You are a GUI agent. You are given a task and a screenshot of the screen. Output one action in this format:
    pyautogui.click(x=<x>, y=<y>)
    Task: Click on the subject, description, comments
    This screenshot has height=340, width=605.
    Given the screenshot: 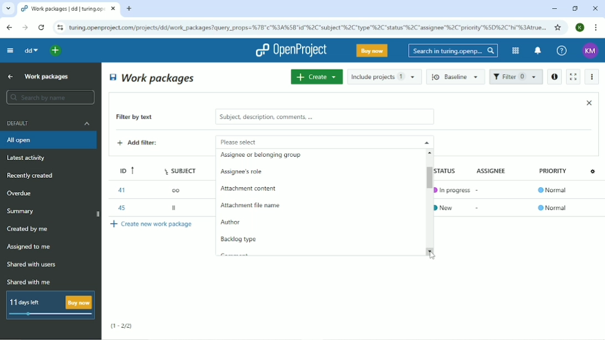 What is the action you would take?
    pyautogui.click(x=324, y=117)
    